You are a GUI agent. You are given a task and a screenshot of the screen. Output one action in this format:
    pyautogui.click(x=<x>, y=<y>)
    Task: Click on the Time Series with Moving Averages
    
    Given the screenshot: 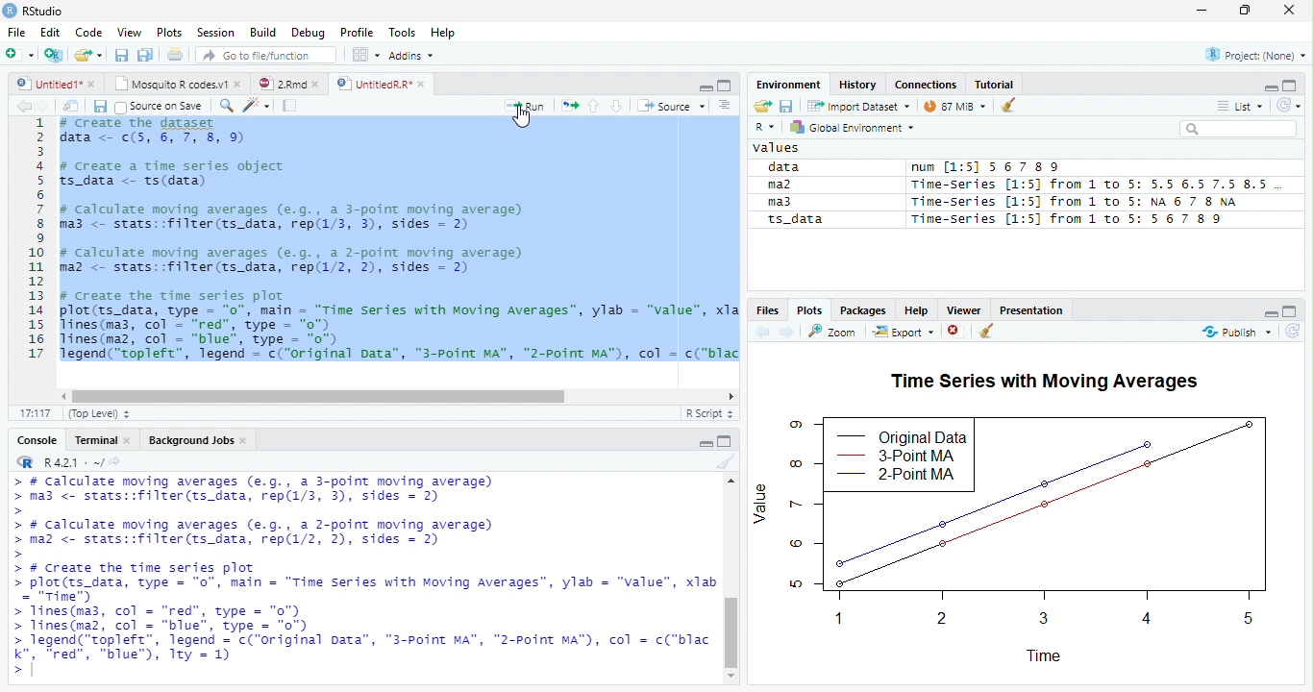 What is the action you would take?
    pyautogui.click(x=1045, y=380)
    